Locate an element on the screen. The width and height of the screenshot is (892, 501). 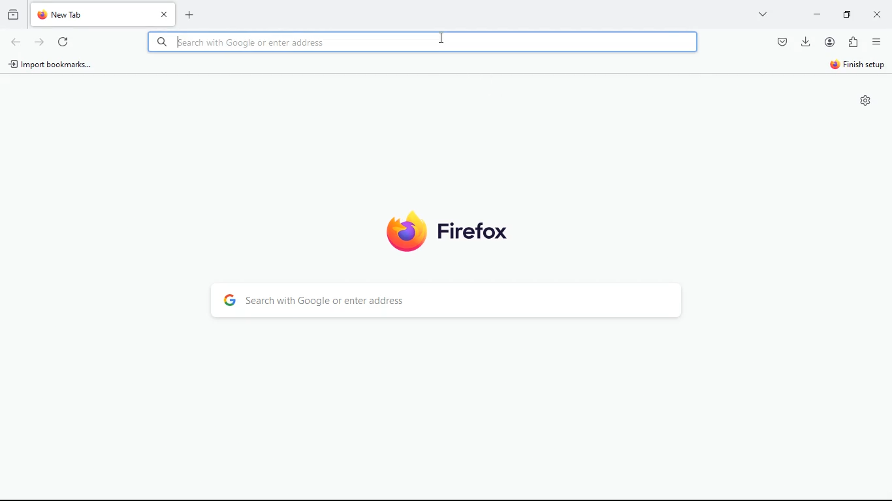
Cursor is located at coordinates (180, 42).